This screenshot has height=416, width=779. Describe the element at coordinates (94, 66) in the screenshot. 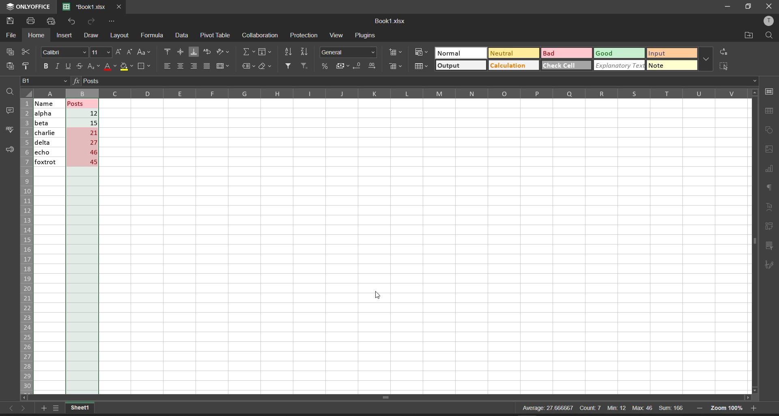

I see `subscript/superscript` at that location.